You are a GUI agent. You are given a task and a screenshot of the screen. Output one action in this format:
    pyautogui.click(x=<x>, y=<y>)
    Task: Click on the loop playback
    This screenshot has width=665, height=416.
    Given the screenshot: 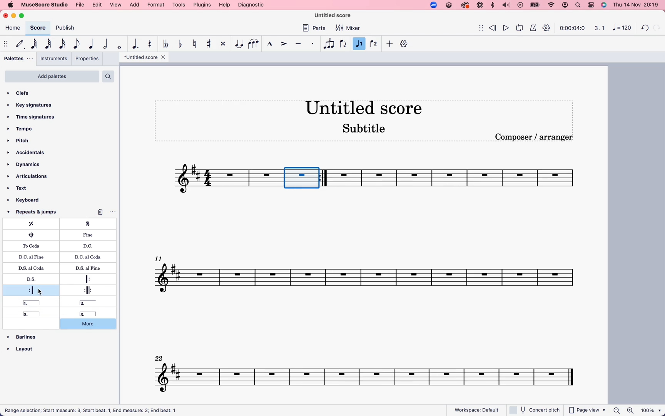 What is the action you would take?
    pyautogui.click(x=519, y=27)
    